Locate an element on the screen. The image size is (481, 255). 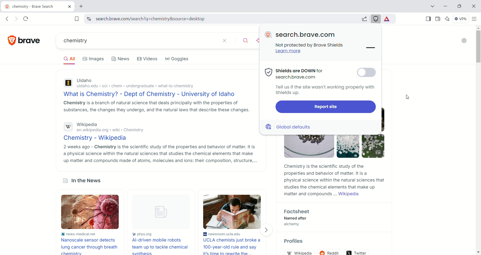
wallet is located at coordinates (438, 19).